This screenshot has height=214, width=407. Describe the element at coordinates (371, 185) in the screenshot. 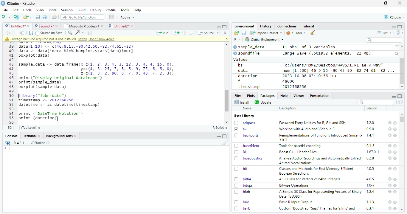

I see `1.0-7` at that location.